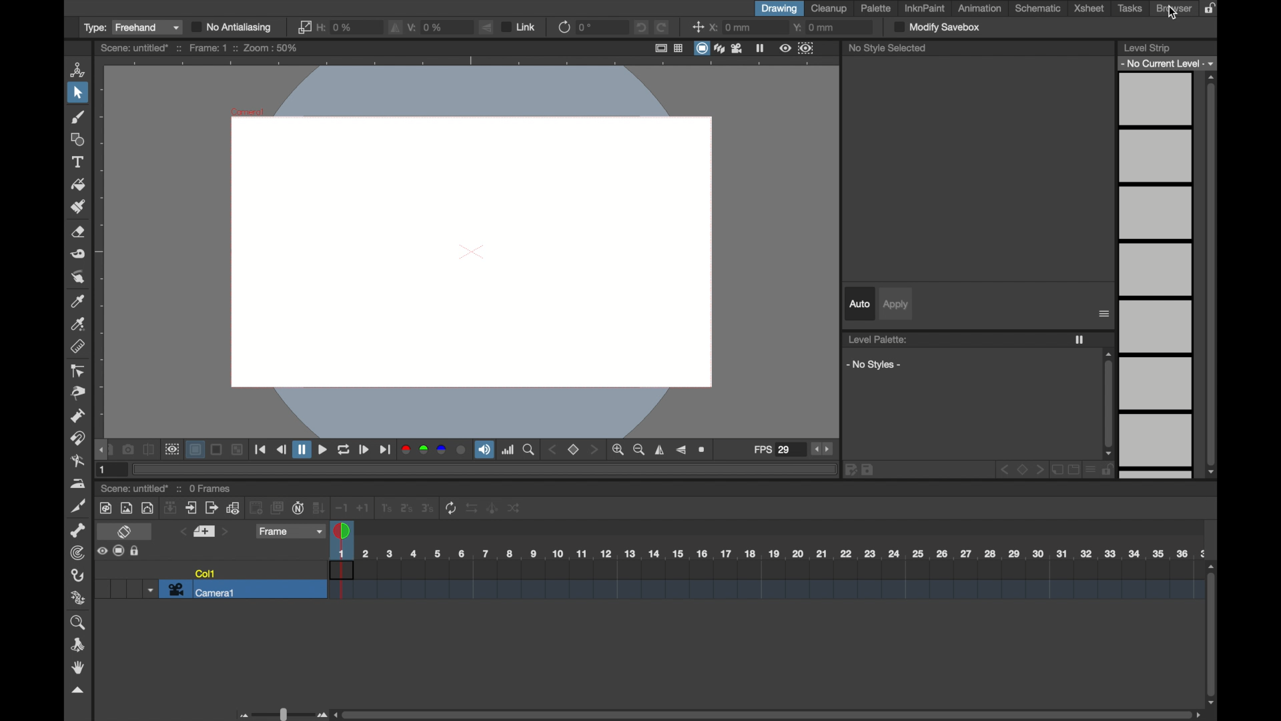 The image size is (1281, 721). I want to click on dropdown, so click(151, 591).